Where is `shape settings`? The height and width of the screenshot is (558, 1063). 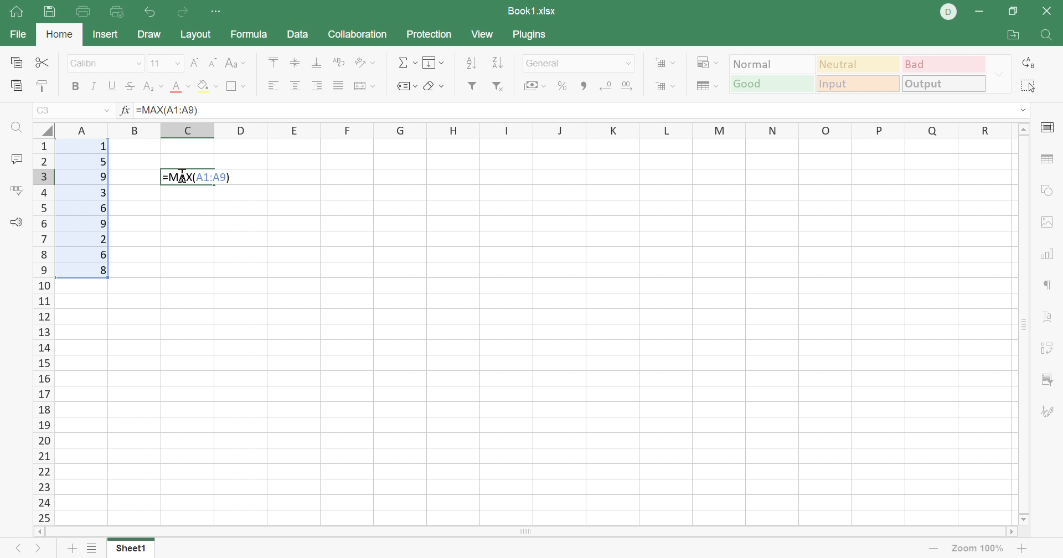
shape settings is located at coordinates (1051, 189).